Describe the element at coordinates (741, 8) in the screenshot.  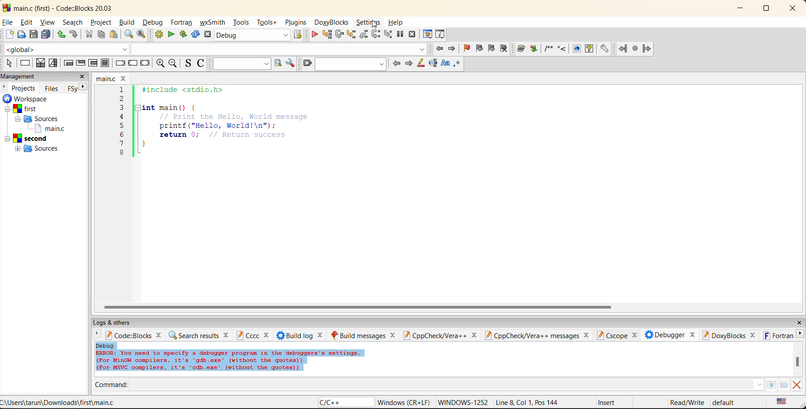
I see `minimize` at that location.